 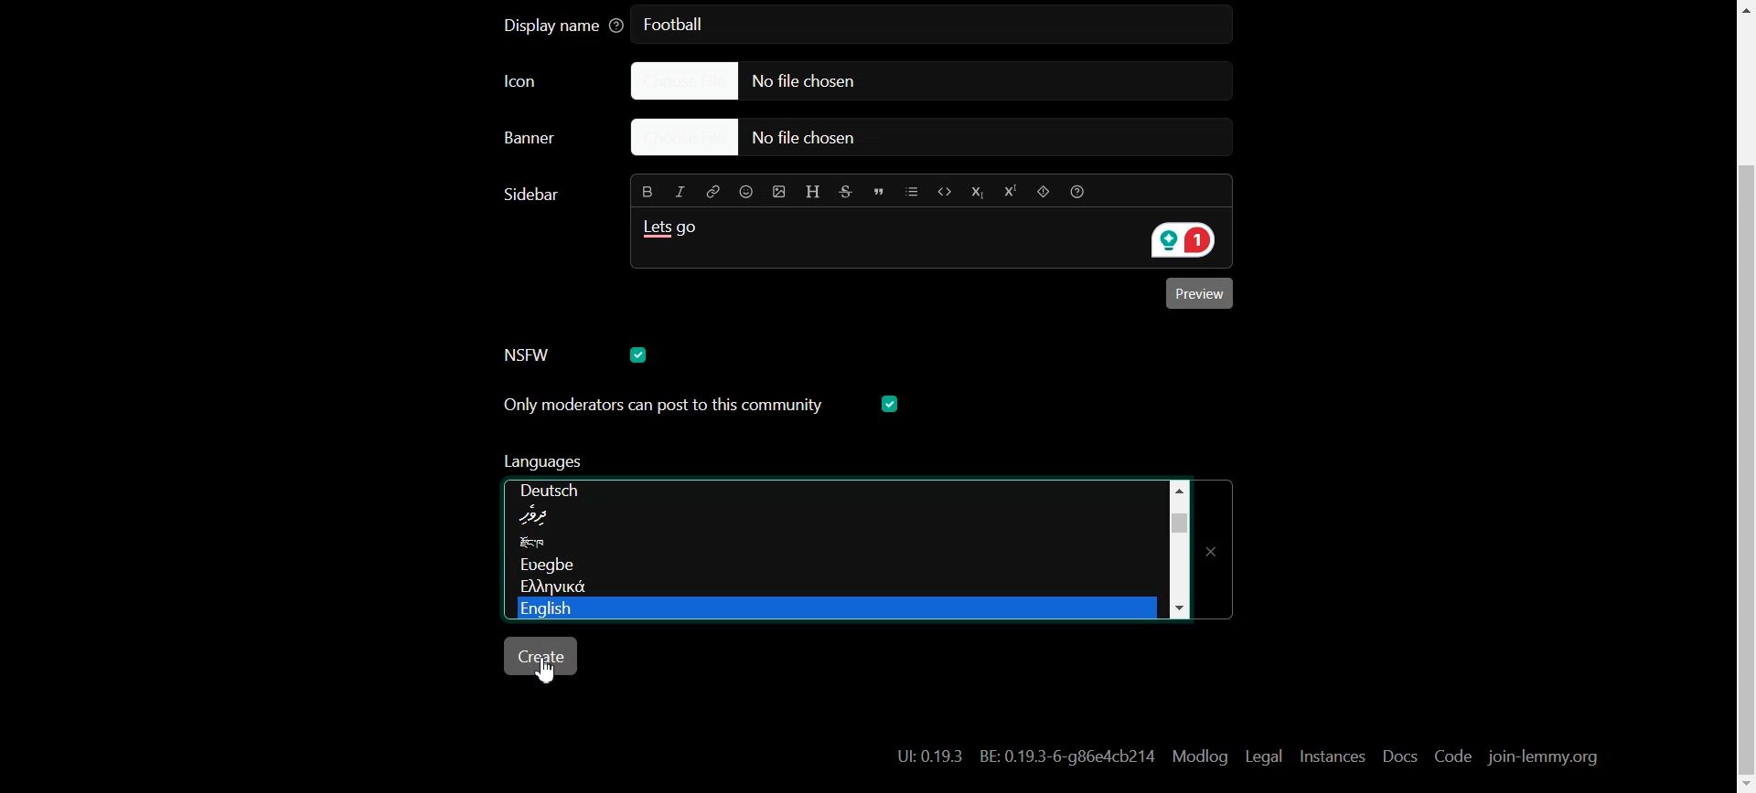 What do you see at coordinates (776, 190) in the screenshot?
I see `Insert Picture` at bounding box center [776, 190].